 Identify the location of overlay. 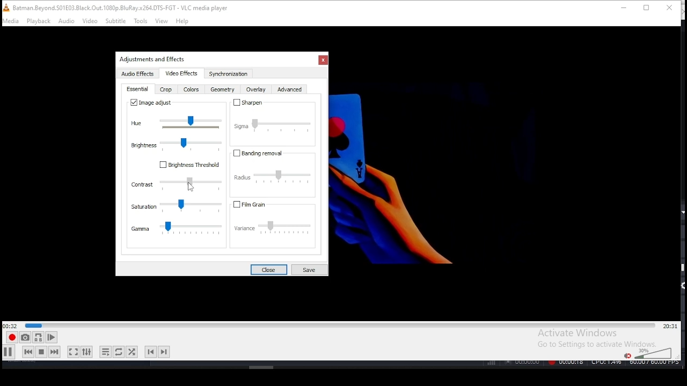
(255, 91).